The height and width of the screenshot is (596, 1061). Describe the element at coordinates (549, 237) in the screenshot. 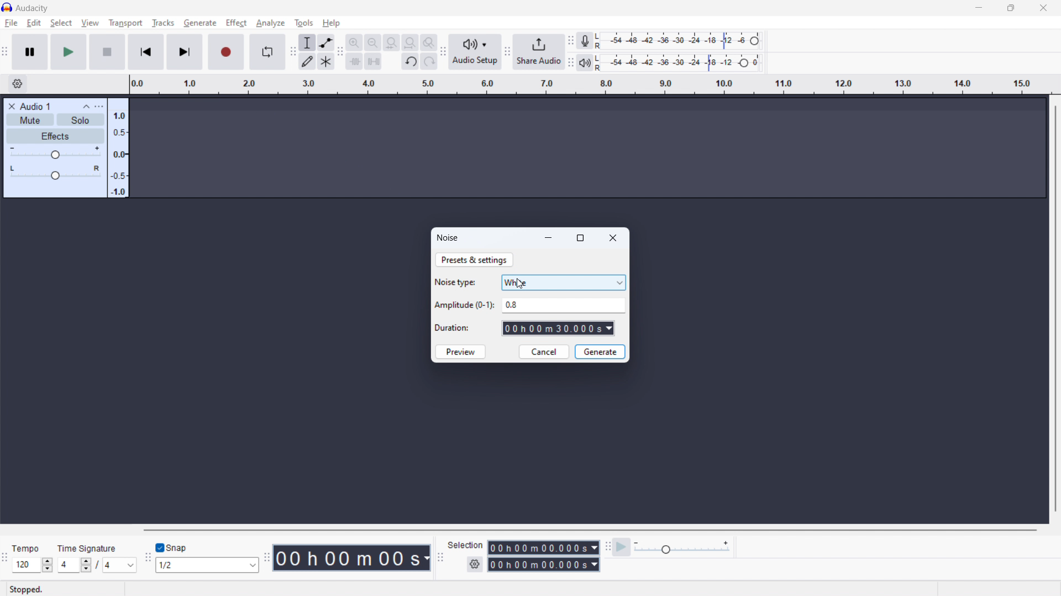

I see `minimize` at that location.